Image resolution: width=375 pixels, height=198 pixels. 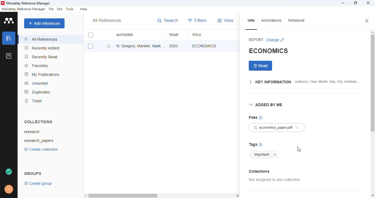 I want to click on added by me, so click(x=266, y=105).